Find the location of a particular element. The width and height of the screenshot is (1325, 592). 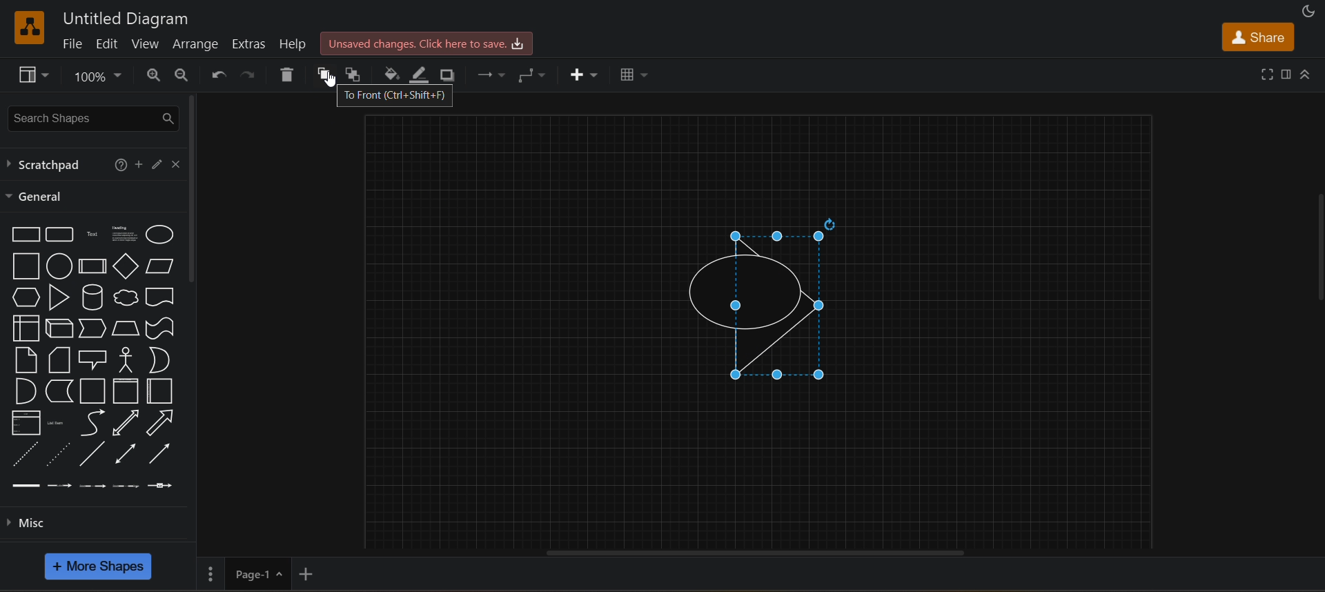

line is located at coordinates (92, 453).